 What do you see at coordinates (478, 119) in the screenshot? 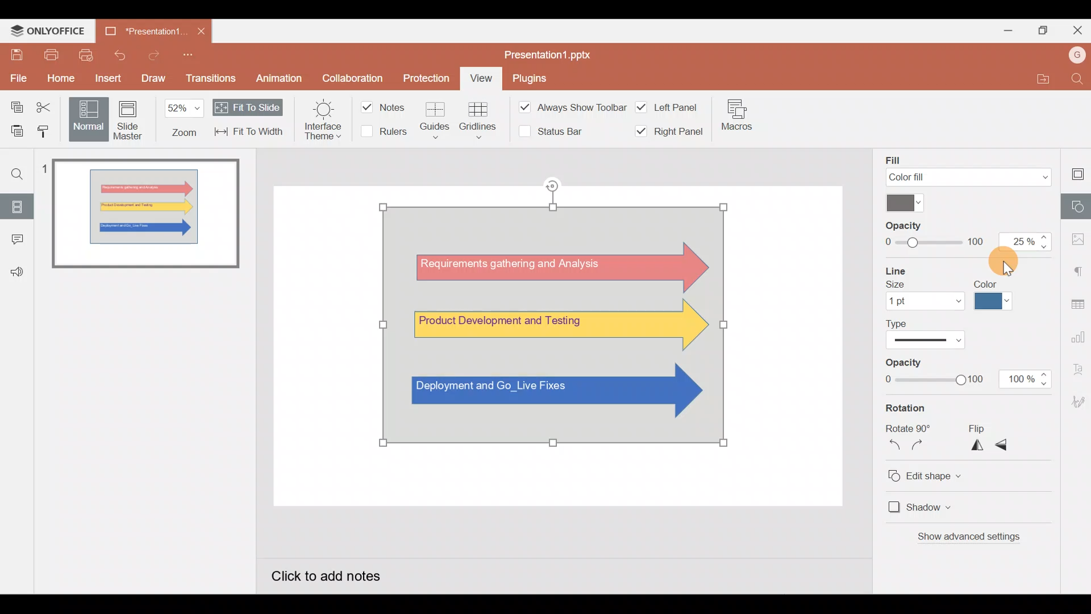
I see `Gridlines` at bounding box center [478, 119].